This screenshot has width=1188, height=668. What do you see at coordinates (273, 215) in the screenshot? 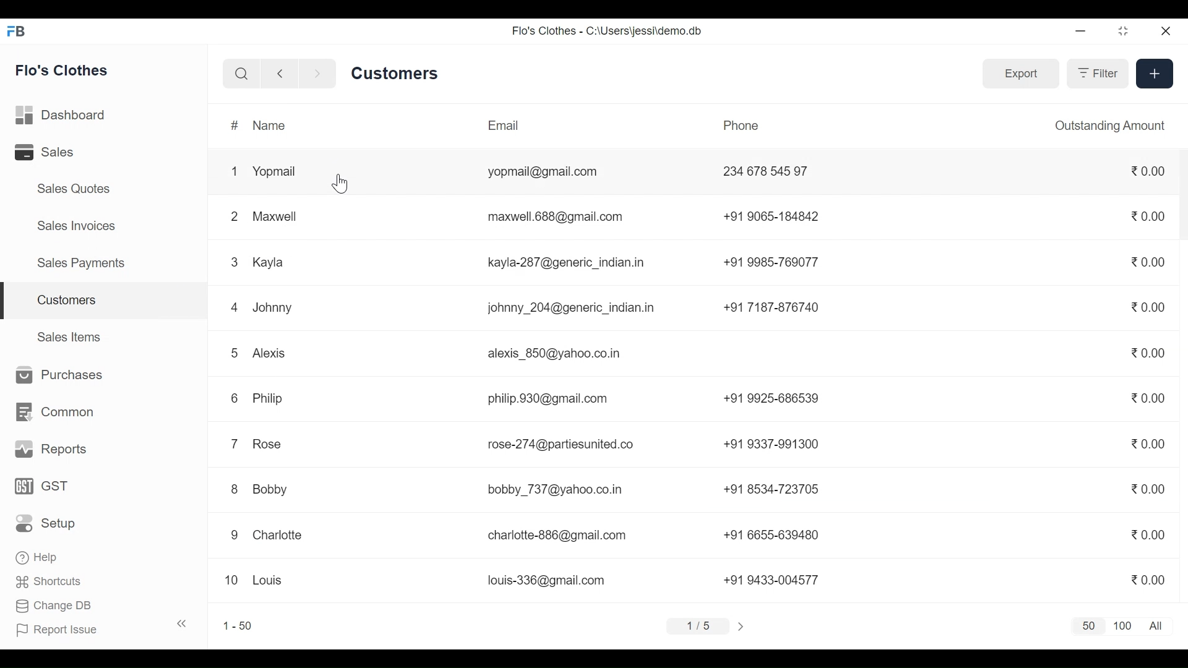
I see `Maxwell` at bounding box center [273, 215].